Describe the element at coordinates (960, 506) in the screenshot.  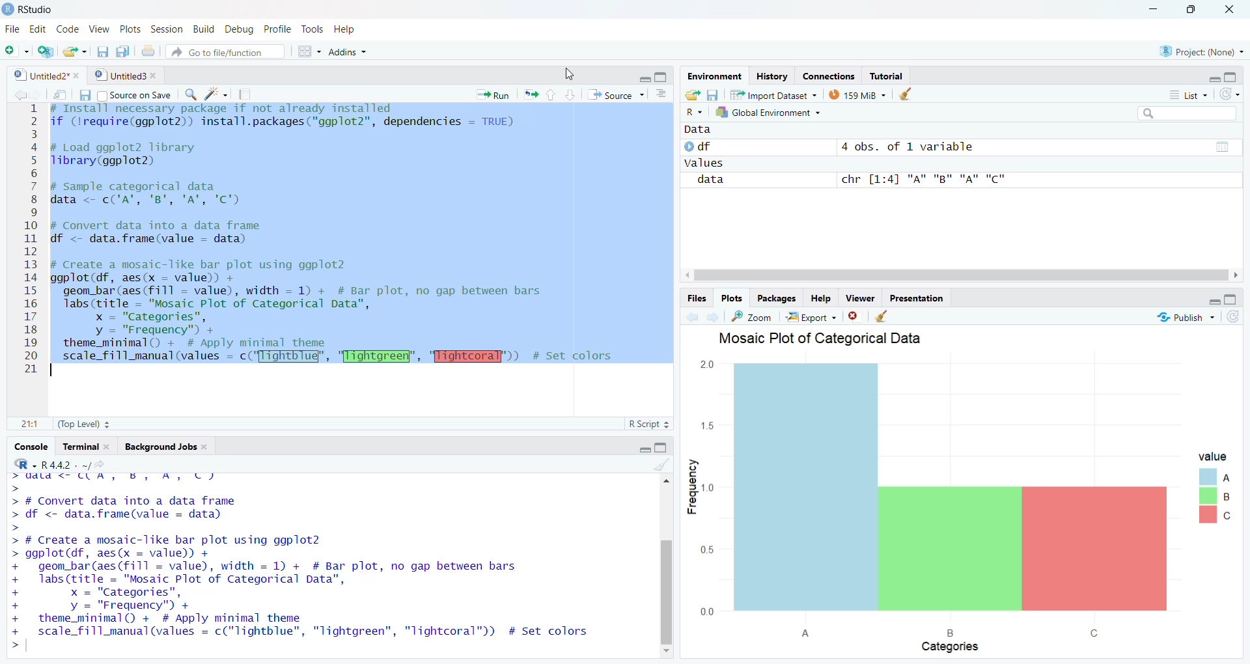
I see `Graph` at that location.